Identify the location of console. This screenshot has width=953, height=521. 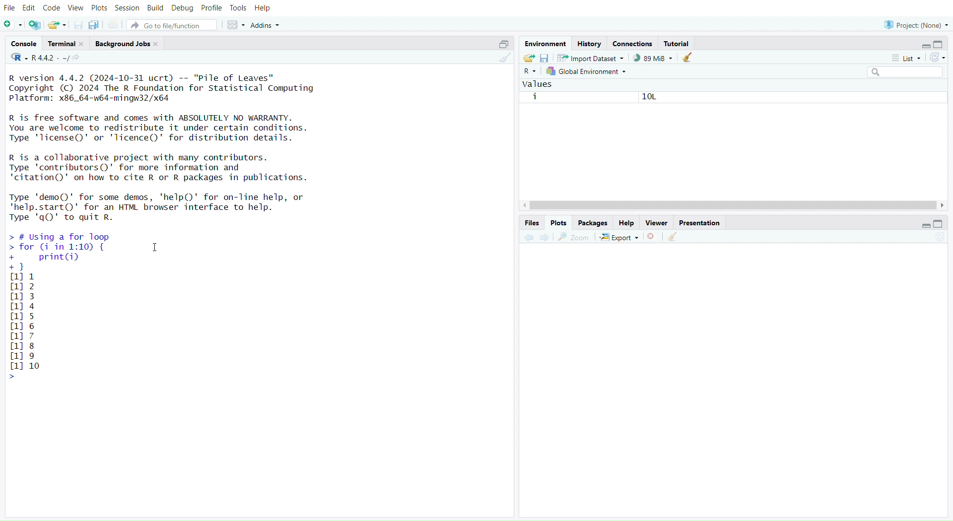
(23, 43).